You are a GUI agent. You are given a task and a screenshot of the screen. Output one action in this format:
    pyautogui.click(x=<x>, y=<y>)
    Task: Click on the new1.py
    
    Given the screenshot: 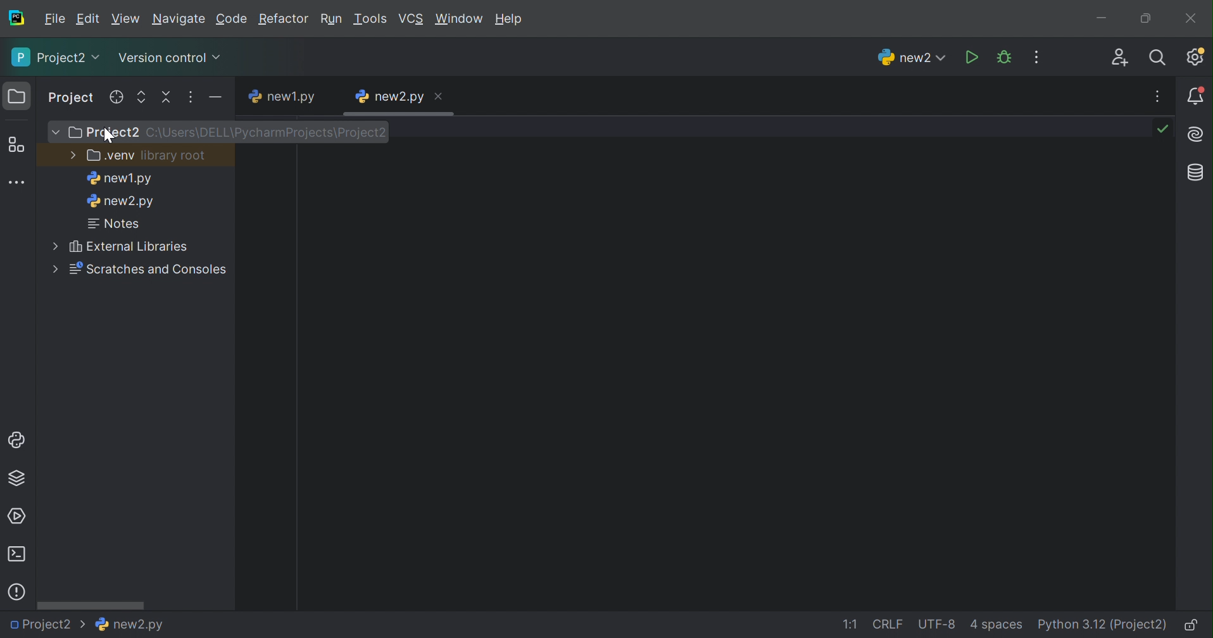 What is the action you would take?
    pyautogui.click(x=284, y=95)
    